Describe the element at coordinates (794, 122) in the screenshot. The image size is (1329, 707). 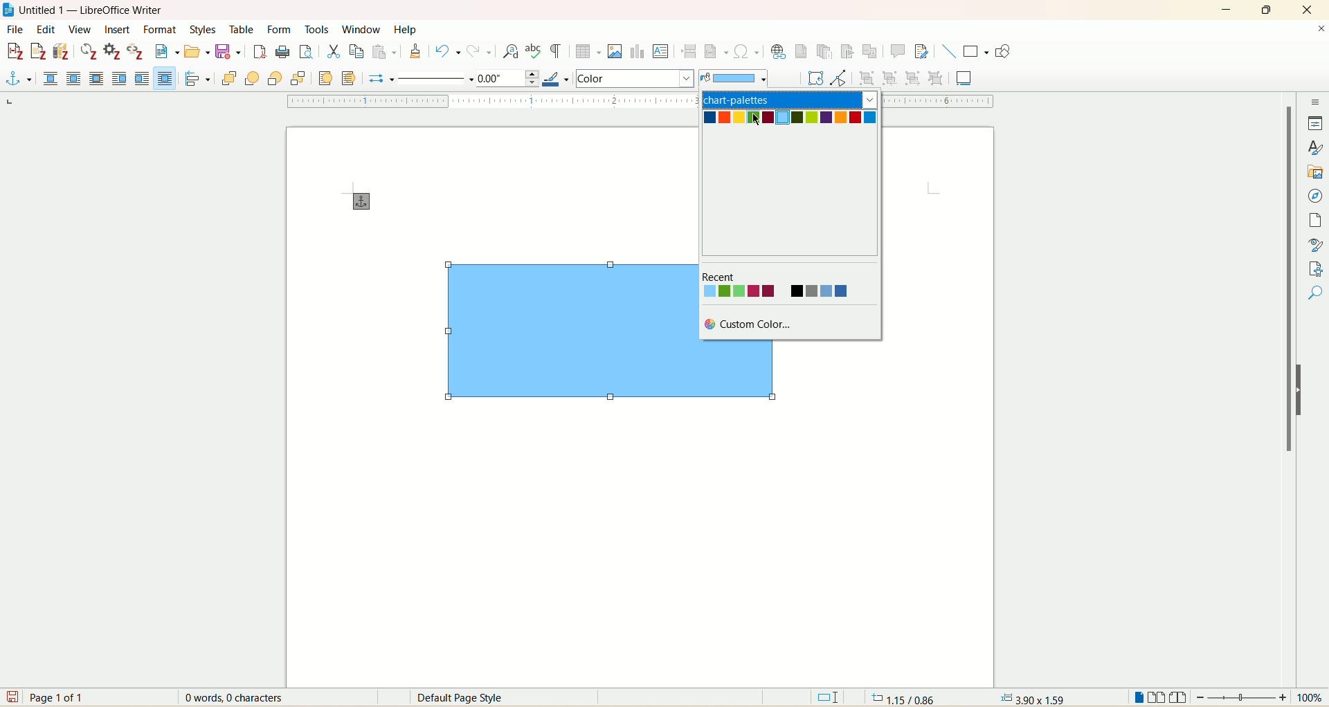
I see `color palate` at that location.